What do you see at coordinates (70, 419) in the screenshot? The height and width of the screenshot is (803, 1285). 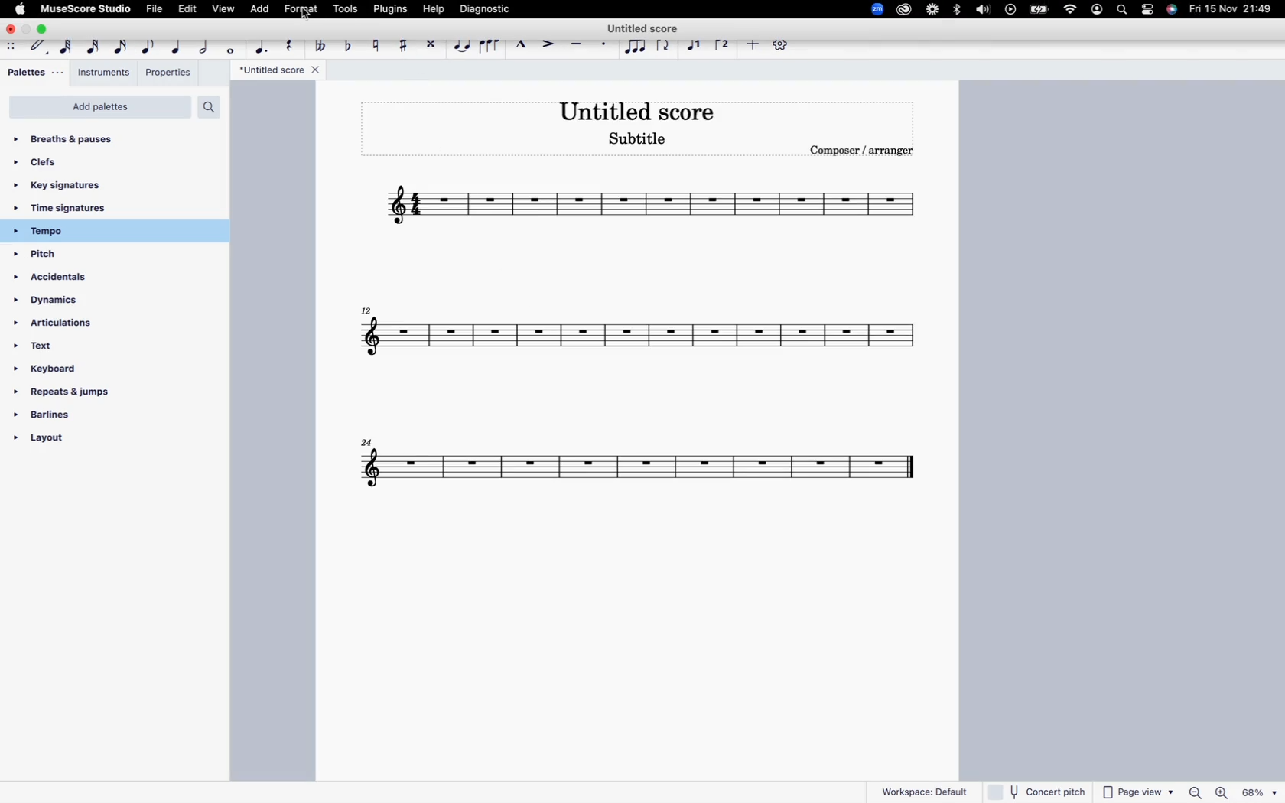 I see `barlines` at bounding box center [70, 419].